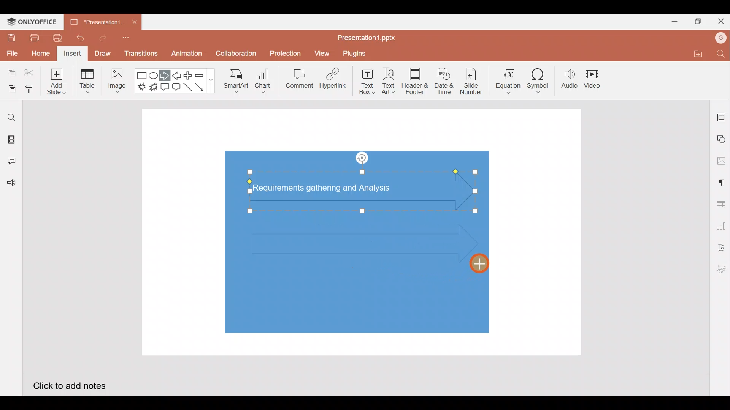 The image size is (730, 410). What do you see at coordinates (154, 76) in the screenshot?
I see `Ellipse` at bounding box center [154, 76].